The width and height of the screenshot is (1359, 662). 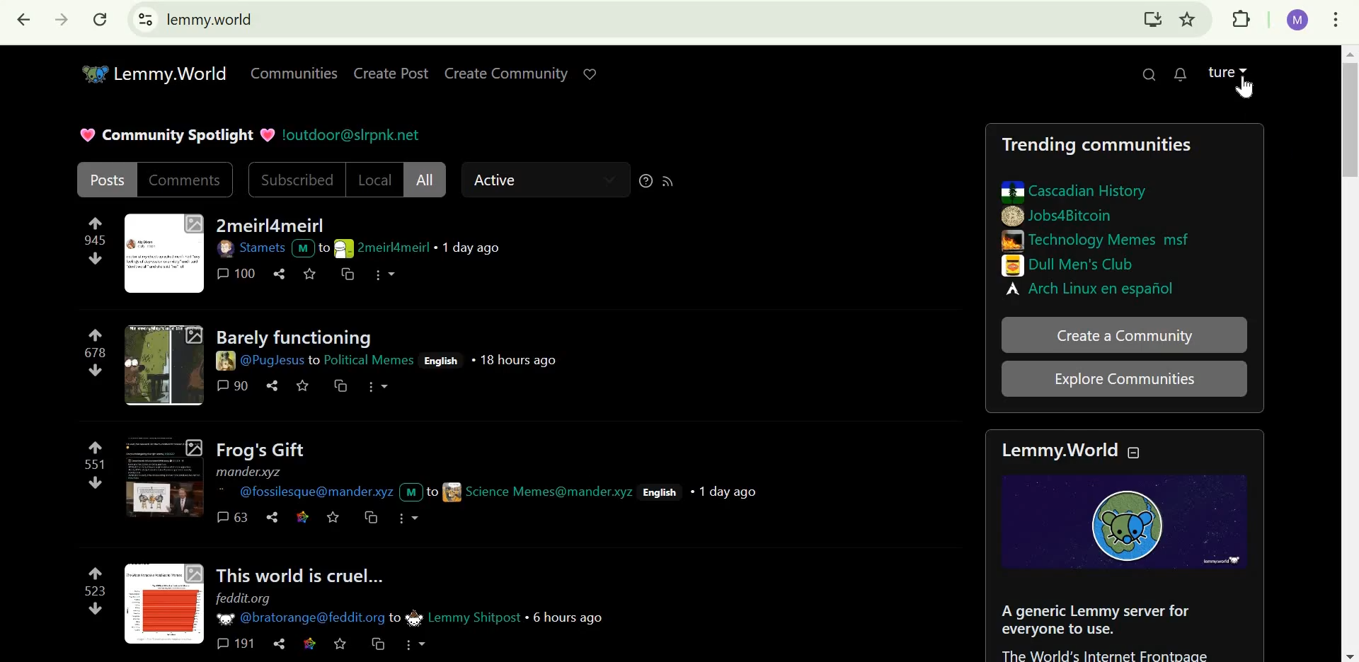 What do you see at coordinates (1124, 521) in the screenshot?
I see `lemmy icon` at bounding box center [1124, 521].